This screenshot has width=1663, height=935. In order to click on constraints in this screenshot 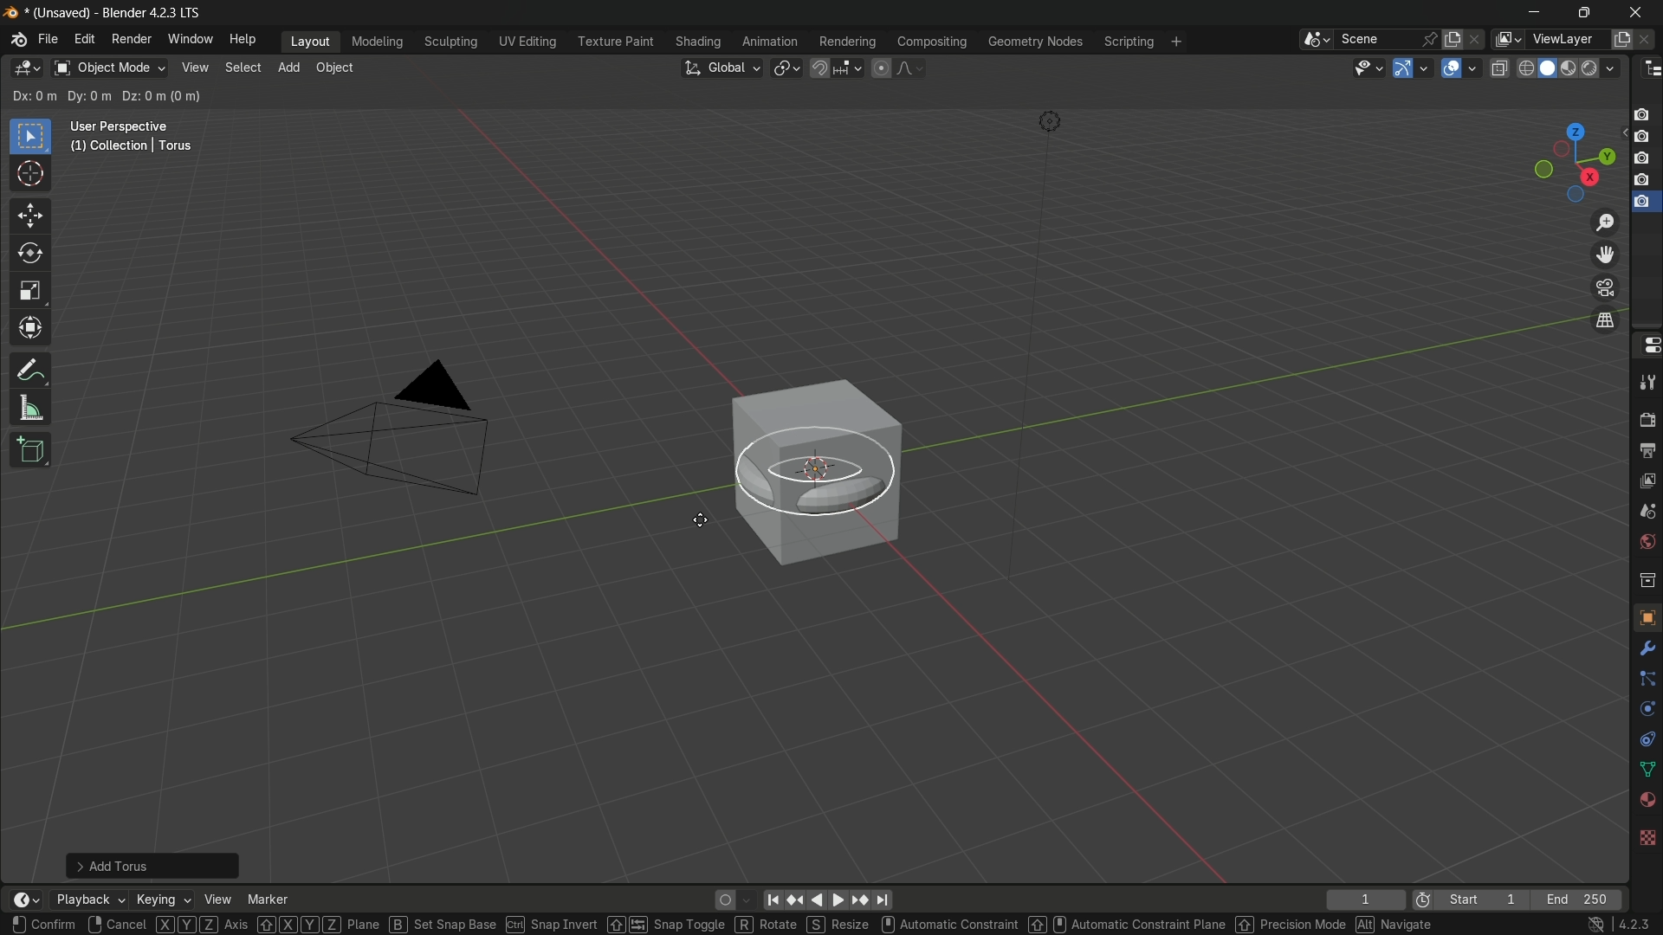, I will do `click(1646, 739)`.